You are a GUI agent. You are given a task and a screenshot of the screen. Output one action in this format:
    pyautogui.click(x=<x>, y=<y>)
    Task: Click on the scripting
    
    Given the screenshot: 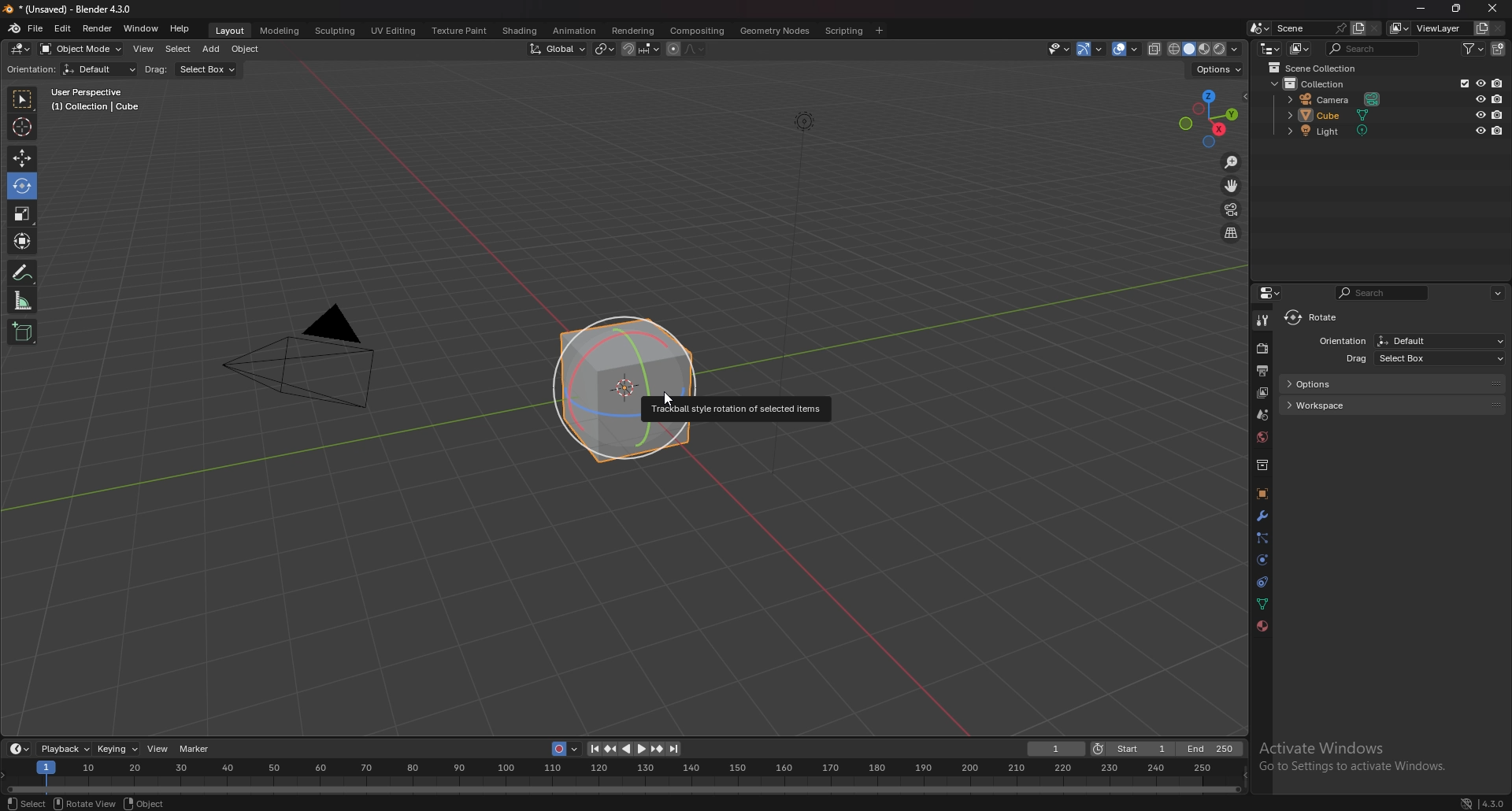 What is the action you would take?
    pyautogui.click(x=844, y=30)
    